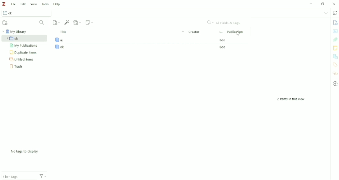  What do you see at coordinates (335, 31) in the screenshot?
I see `Abstract` at bounding box center [335, 31].